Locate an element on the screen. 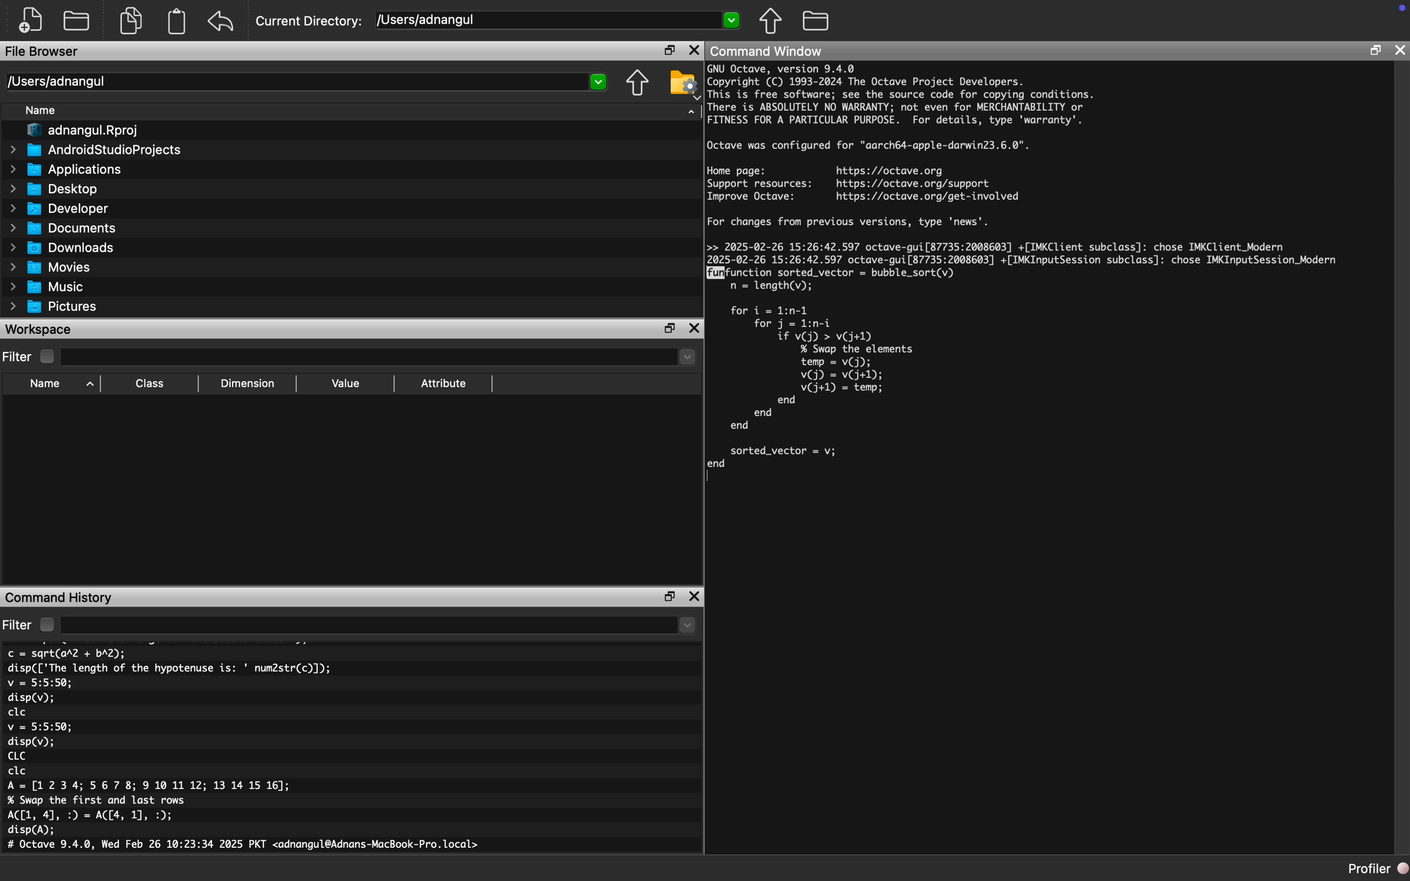 This screenshot has height=881, width=1410. Restore Down is located at coordinates (1376, 52).